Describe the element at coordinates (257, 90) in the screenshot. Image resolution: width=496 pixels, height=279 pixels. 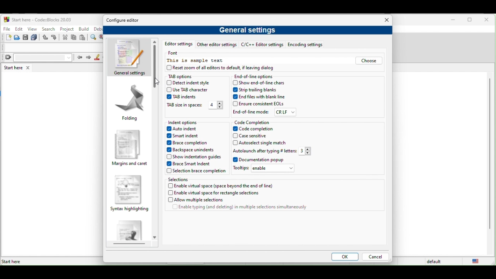
I see `strip trailing blanks` at that location.